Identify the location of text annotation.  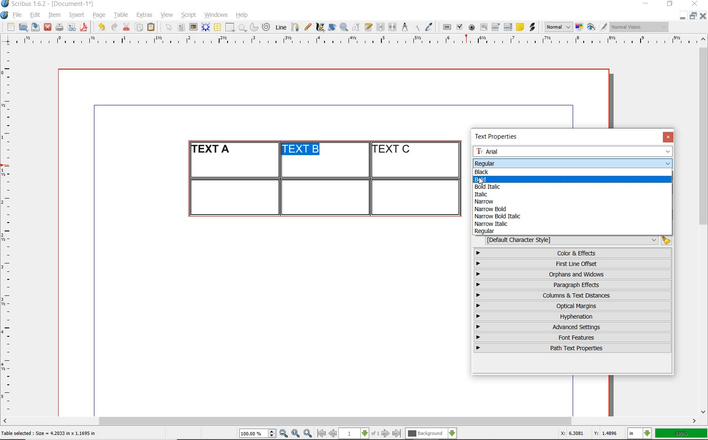
(520, 27).